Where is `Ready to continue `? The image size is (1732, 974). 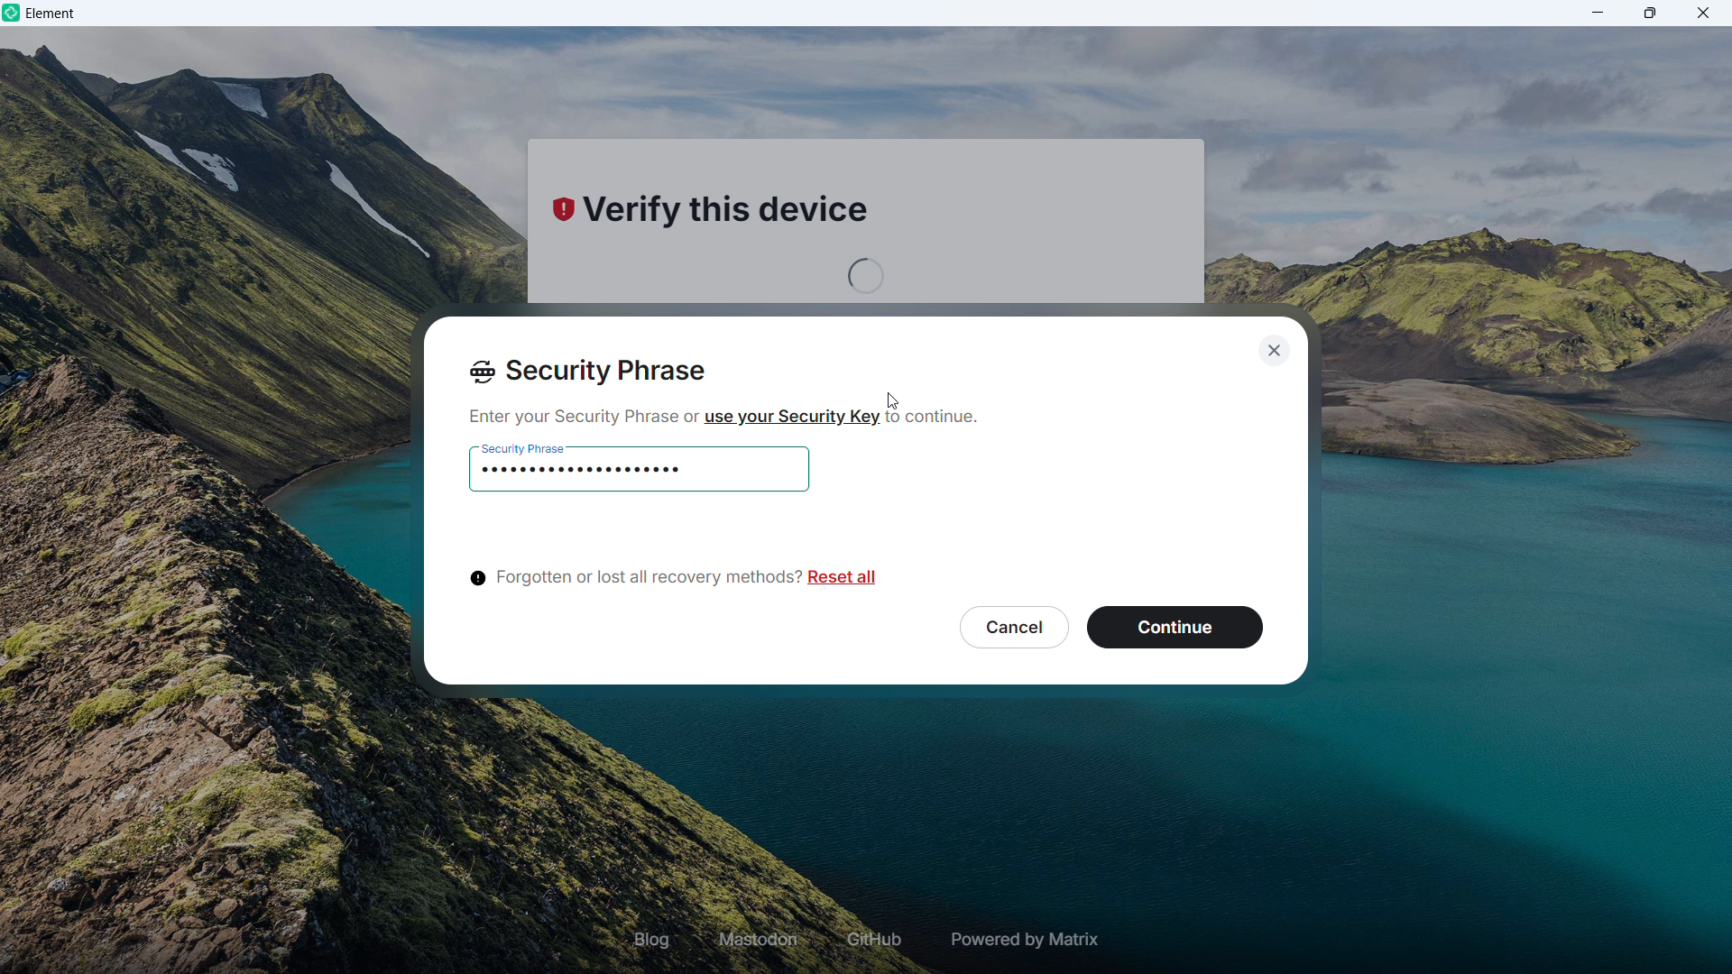 Ready to continue  is located at coordinates (1174, 627).